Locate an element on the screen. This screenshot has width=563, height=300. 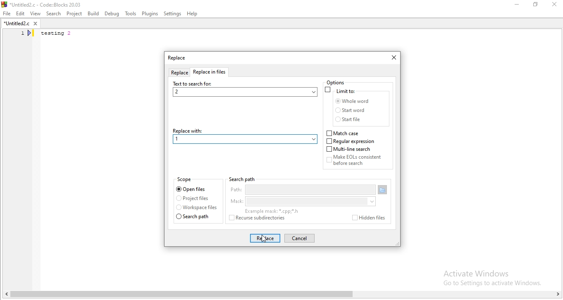
scope is located at coordinates (186, 180).